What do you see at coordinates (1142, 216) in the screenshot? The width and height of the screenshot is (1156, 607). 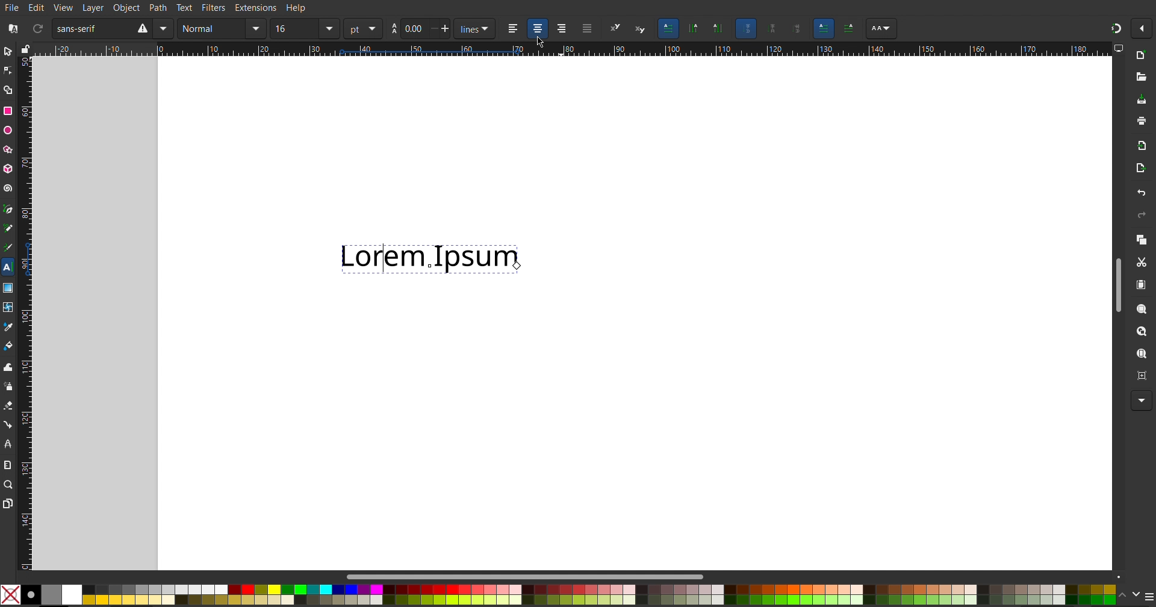 I see `Redo` at bounding box center [1142, 216].